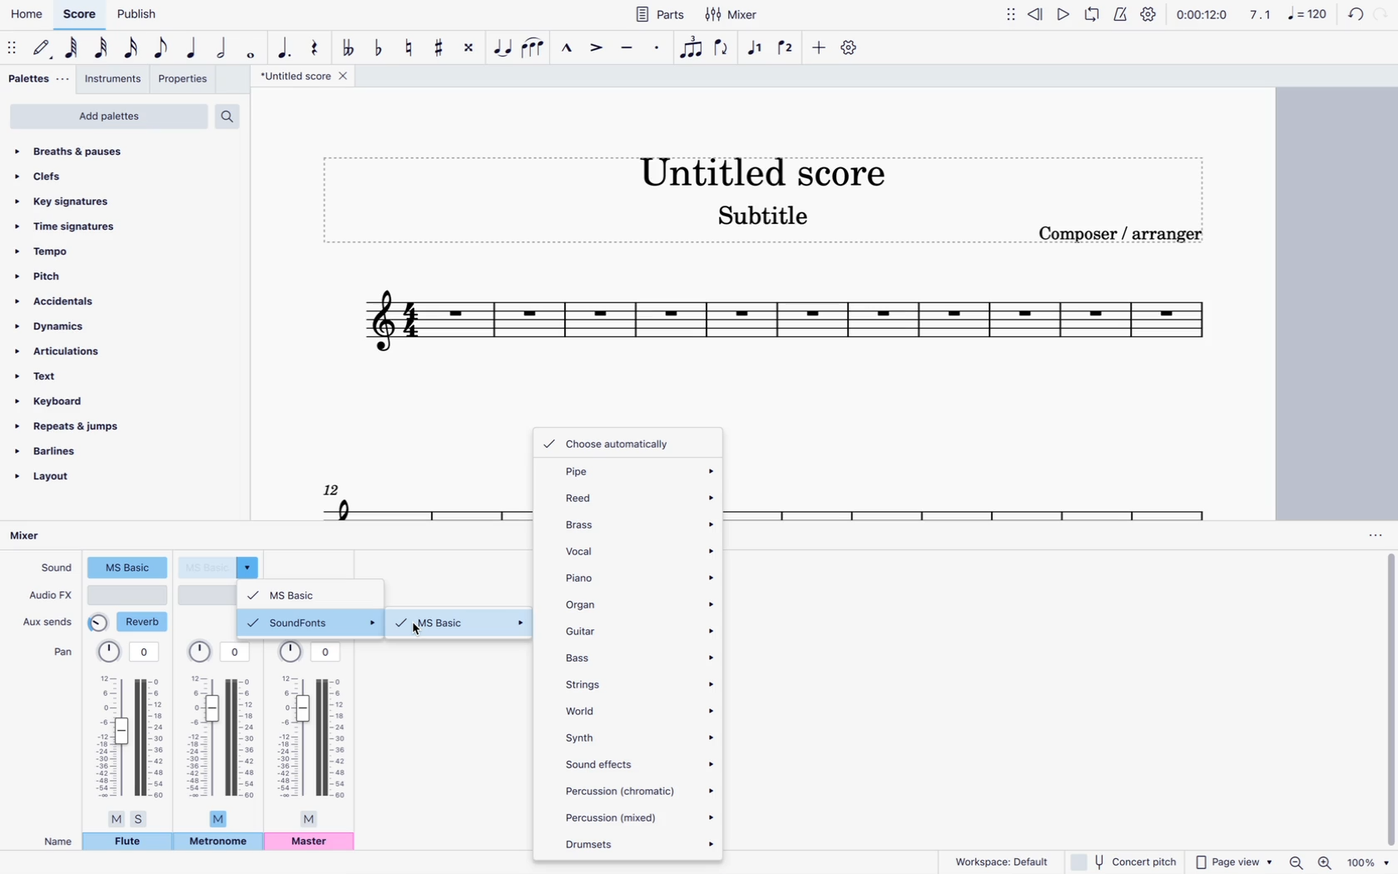  I want to click on organ, so click(637, 603).